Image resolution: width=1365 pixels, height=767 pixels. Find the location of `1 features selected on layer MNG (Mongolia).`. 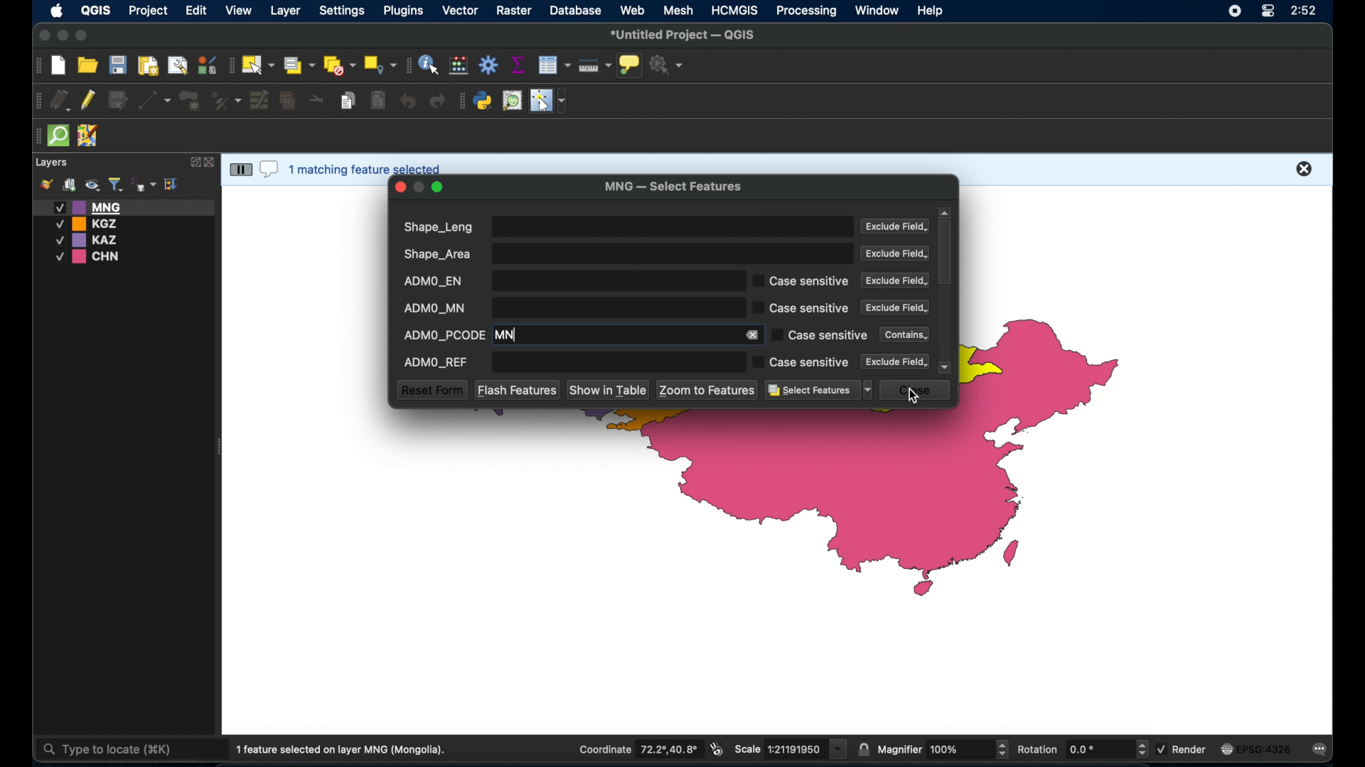

1 features selected on layer MNG (Mongolia). is located at coordinates (347, 750).